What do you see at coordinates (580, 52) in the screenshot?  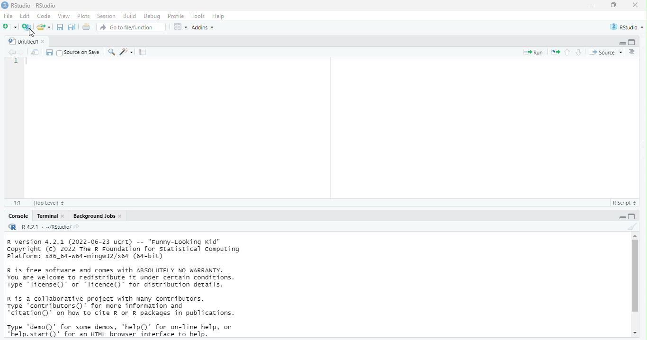 I see `go to next section/chunk` at bounding box center [580, 52].